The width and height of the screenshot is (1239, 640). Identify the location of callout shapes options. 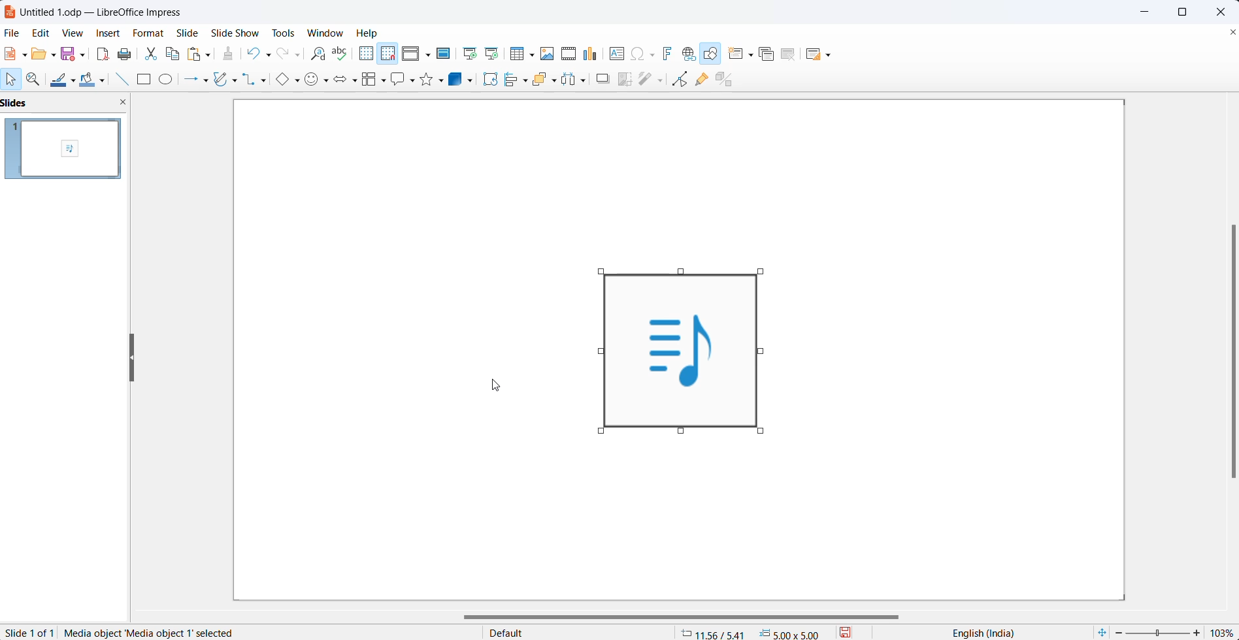
(412, 79).